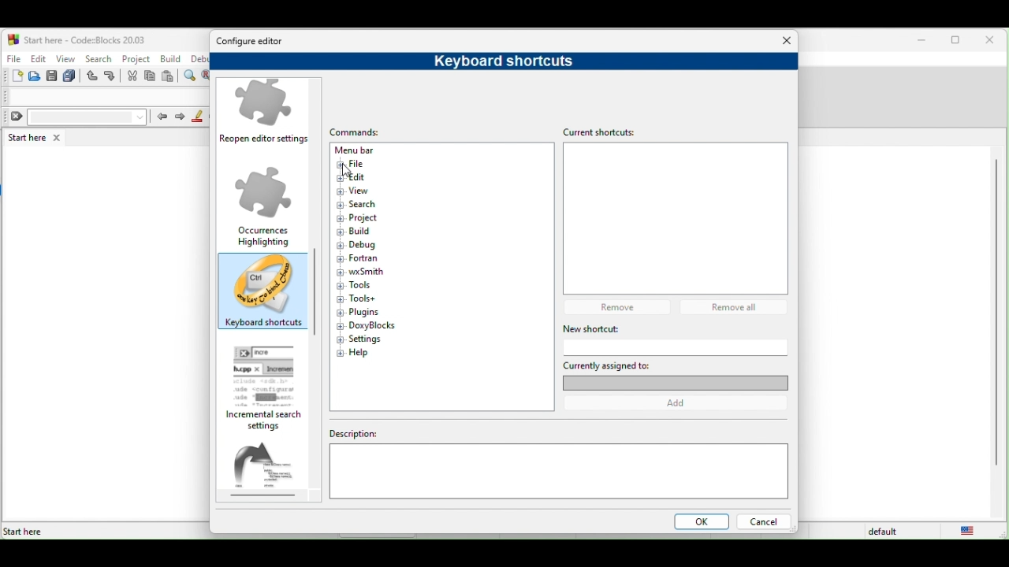 The height and width of the screenshot is (567, 1009). Describe the element at coordinates (370, 128) in the screenshot. I see `commands` at that location.